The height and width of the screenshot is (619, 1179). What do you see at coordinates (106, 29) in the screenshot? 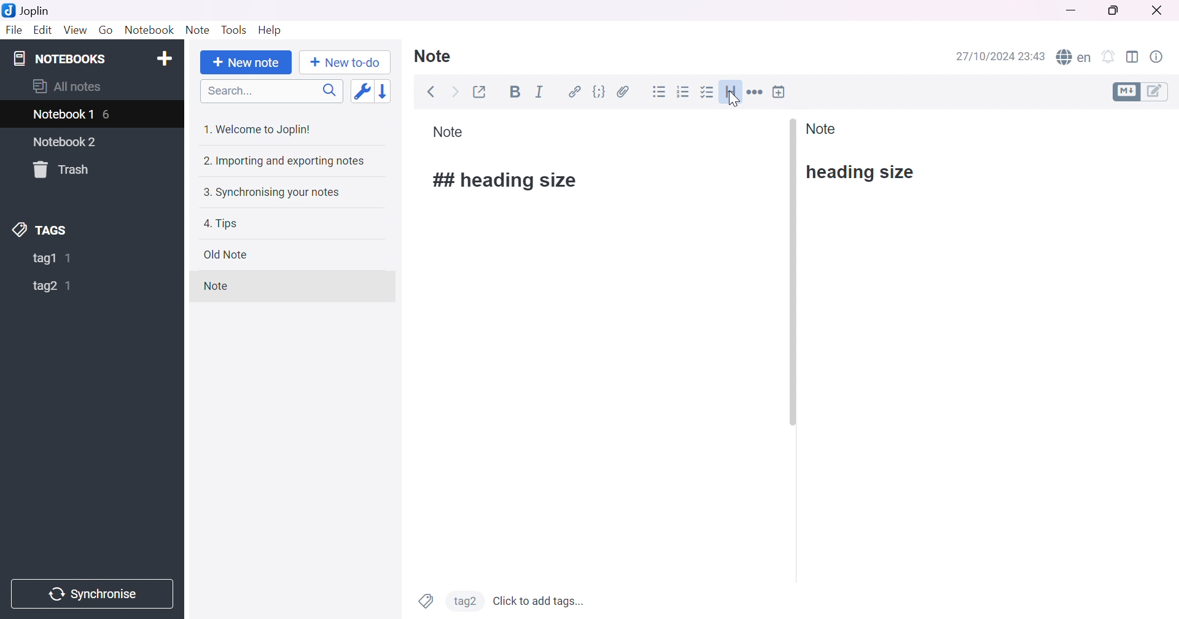
I see `Go` at bounding box center [106, 29].